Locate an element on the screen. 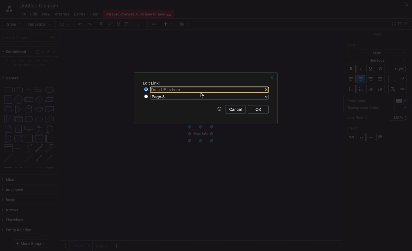  internal storage is located at coordinates (8, 119).